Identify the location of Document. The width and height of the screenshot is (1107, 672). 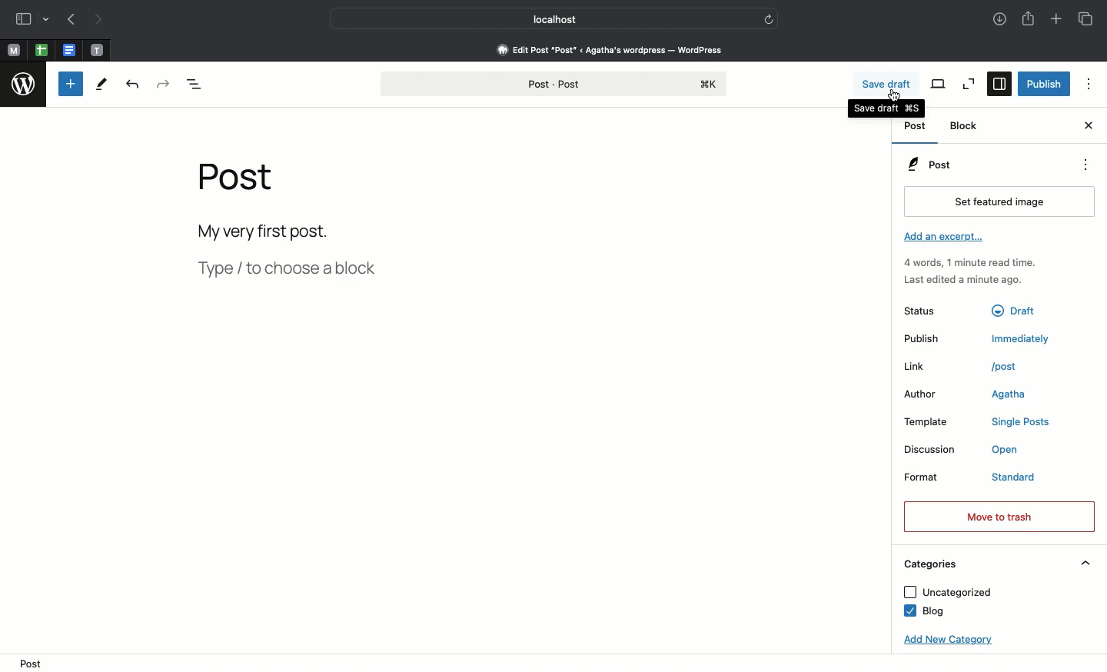
(69, 51).